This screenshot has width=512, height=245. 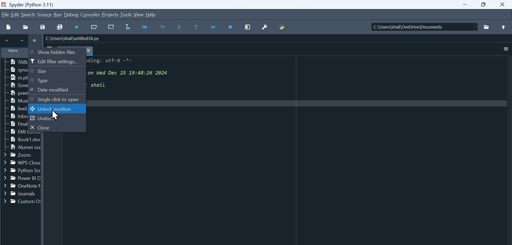 What do you see at coordinates (197, 27) in the screenshot?
I see `Execute until same function returns` at bounding box center [197, 27].